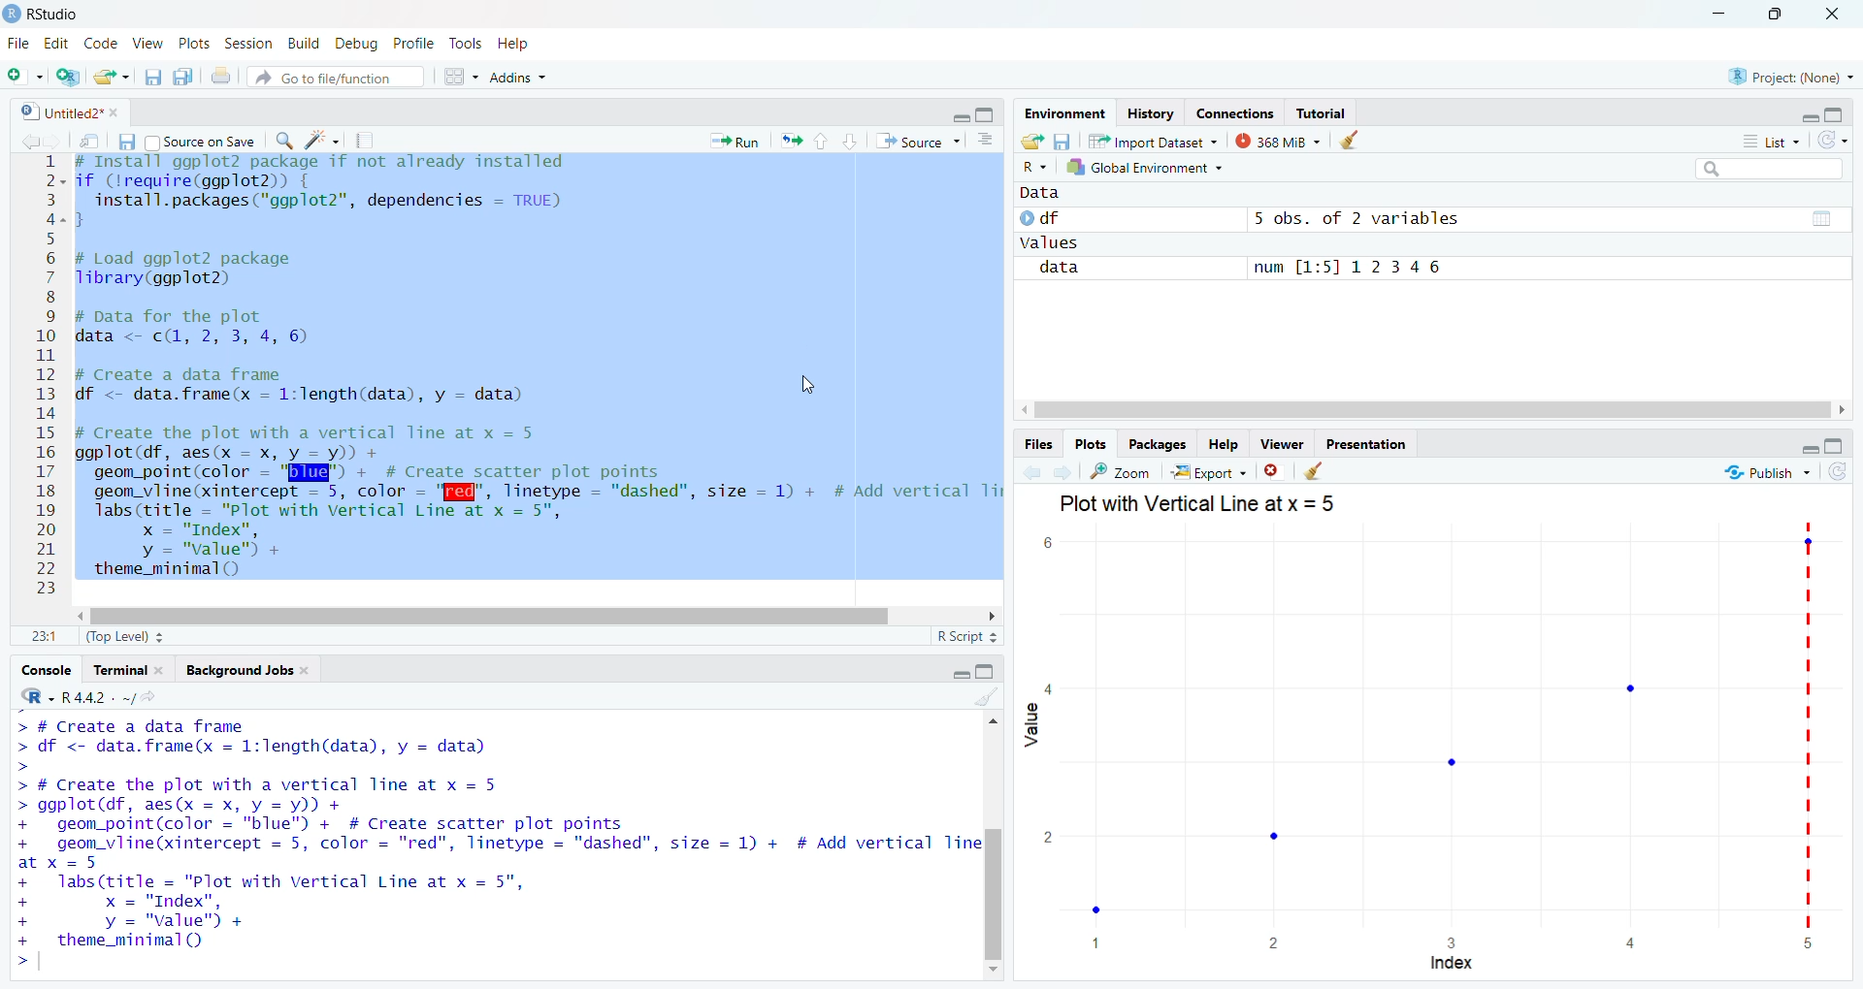 This screenshot has height=989, width=1863. I want to click on refresh, so click(1837, 144).